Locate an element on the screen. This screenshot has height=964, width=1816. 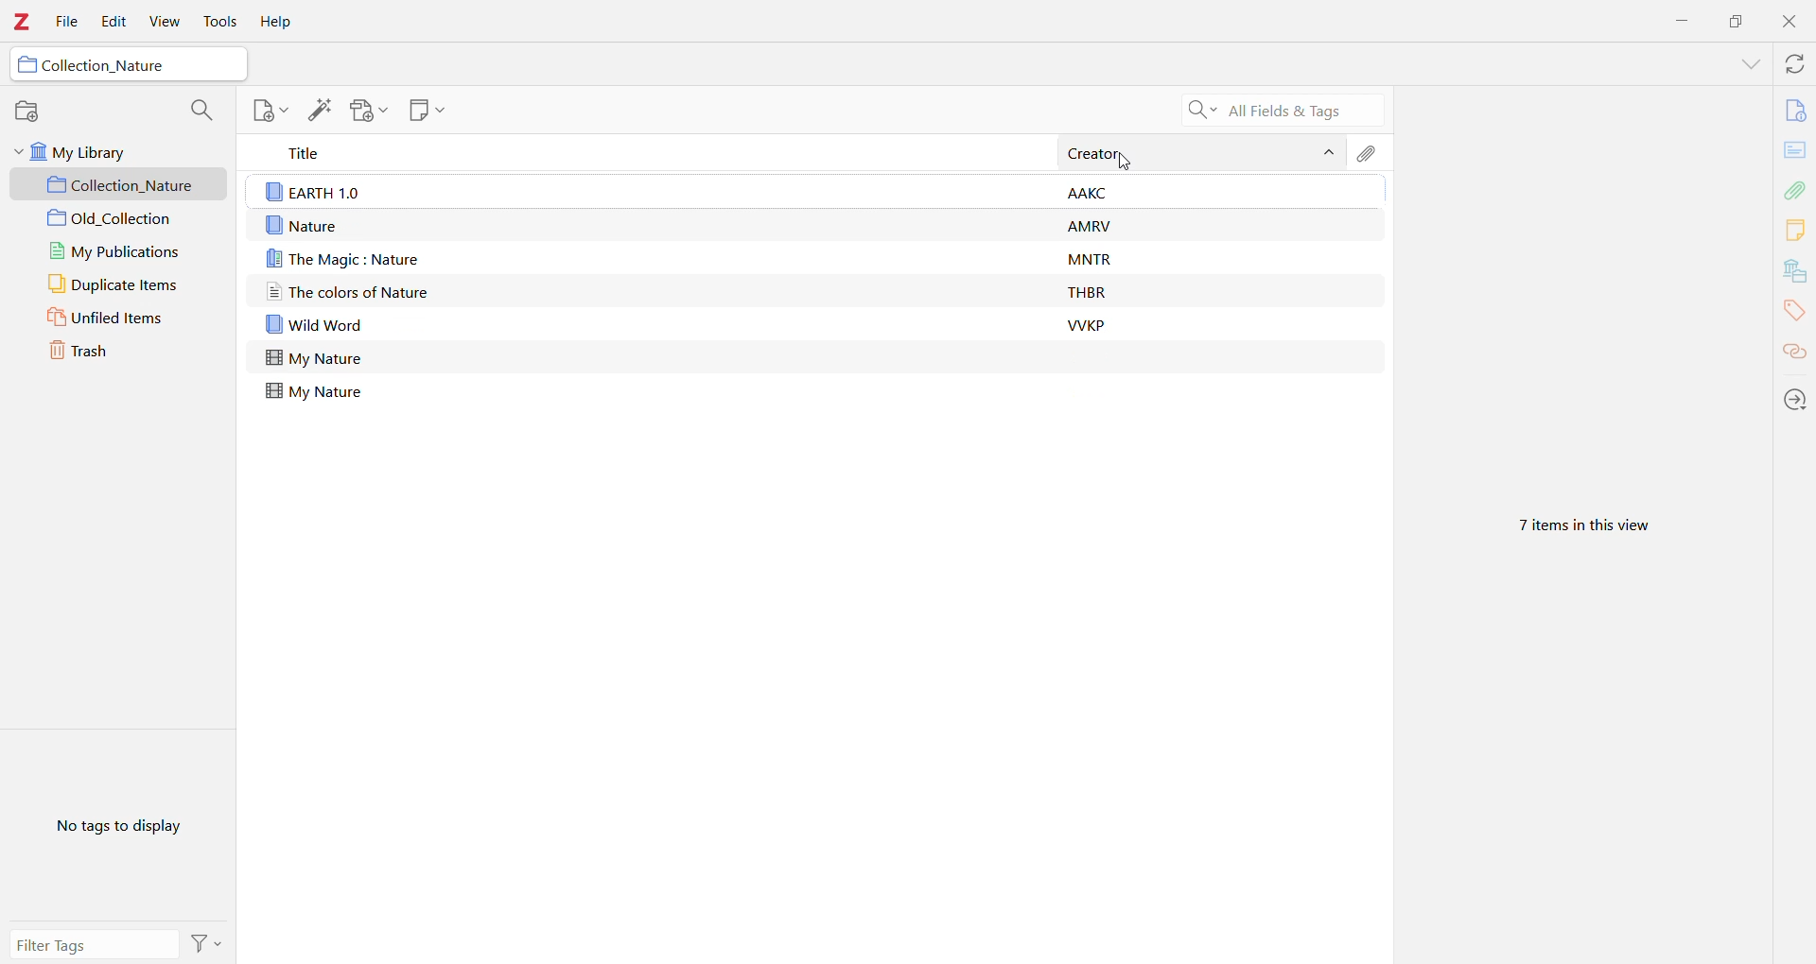
pointer cursor is located at coordinates (1132, 169).